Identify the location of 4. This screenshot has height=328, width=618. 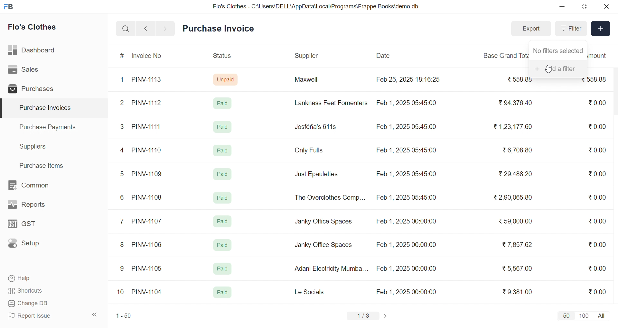
(123, 150).